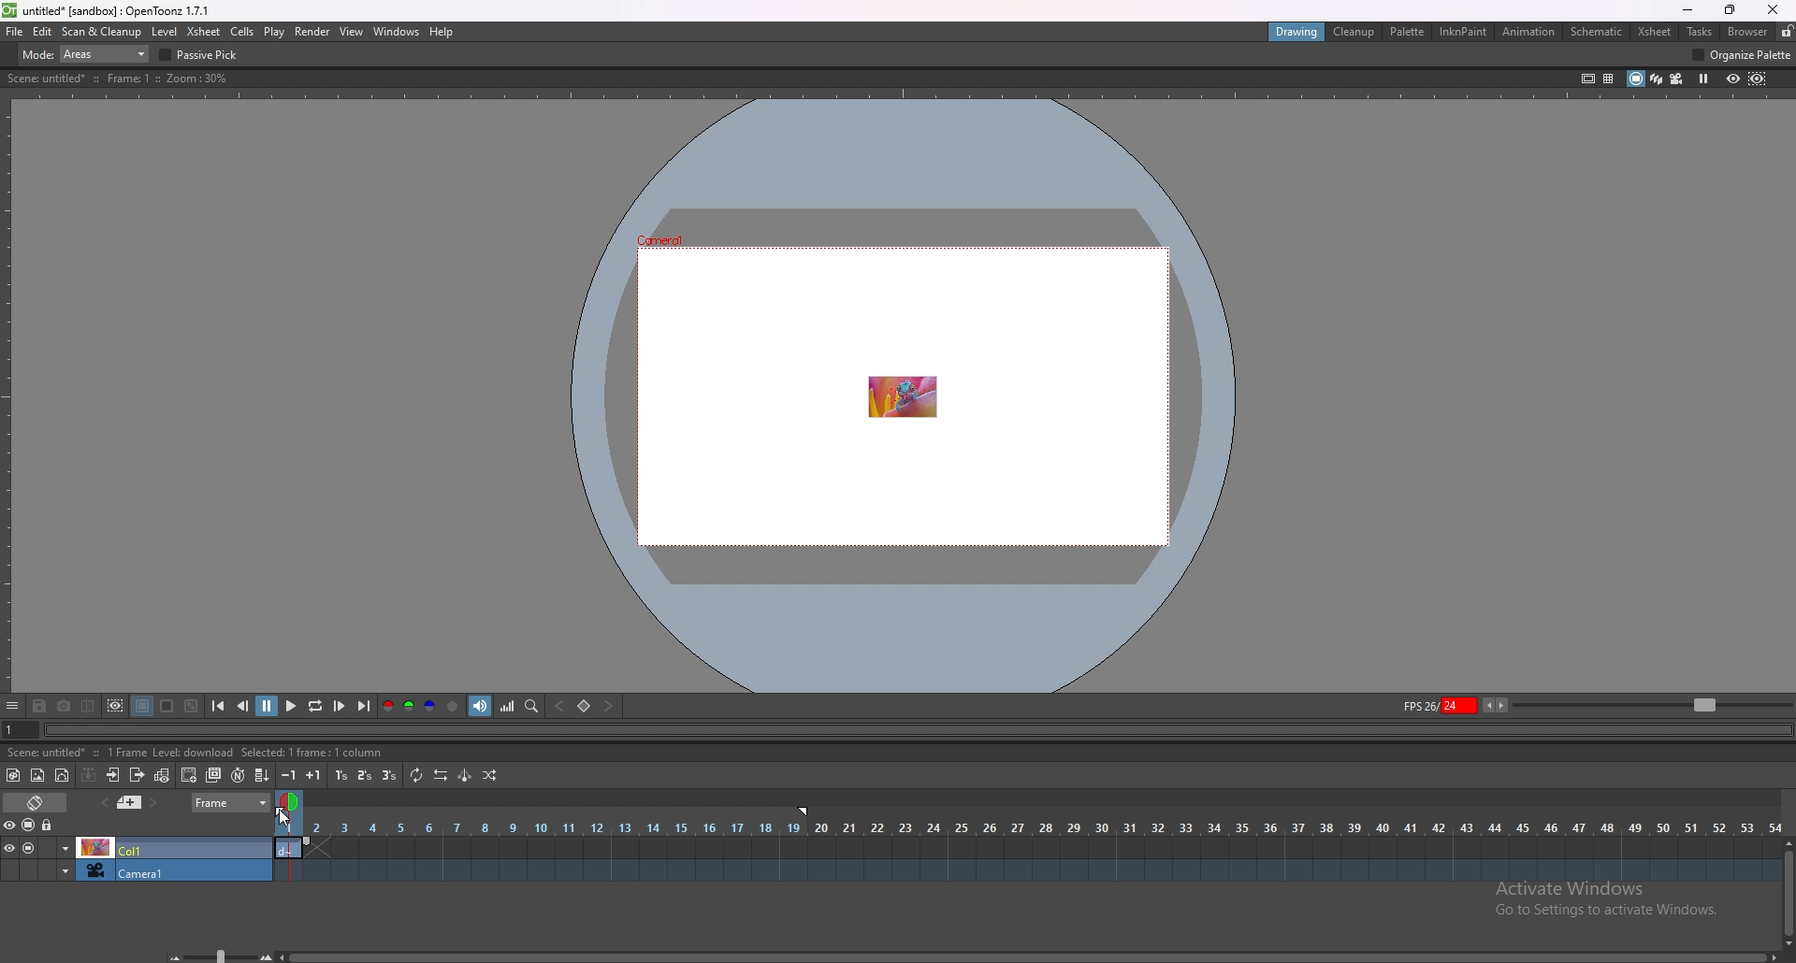 The image size is (1796, 963). What do you see at coordinates (14, 826) in the screenshot?
I see `visibility toggle` at bounding box center [14, 826].